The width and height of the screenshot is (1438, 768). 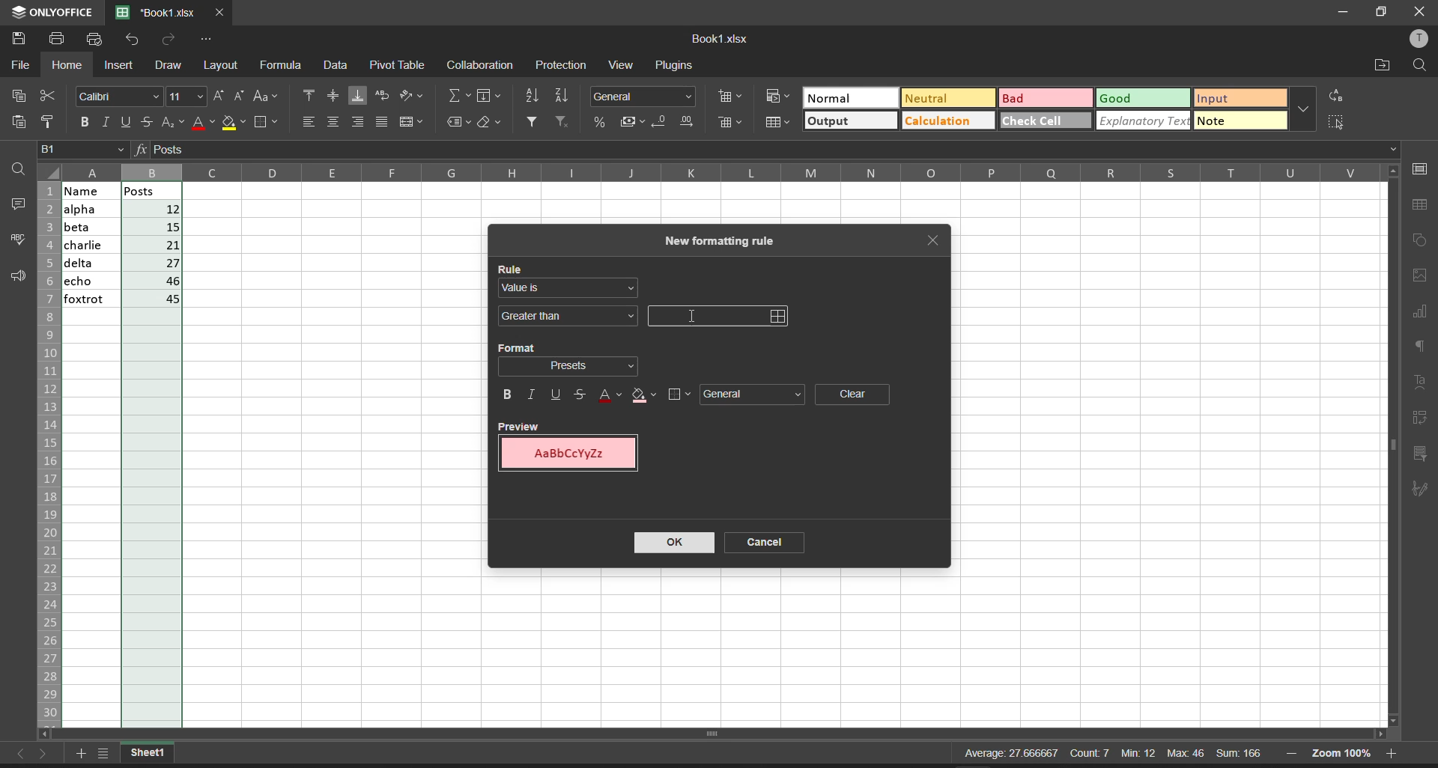 I want to click on named ranges, so click(x=455, y=122).